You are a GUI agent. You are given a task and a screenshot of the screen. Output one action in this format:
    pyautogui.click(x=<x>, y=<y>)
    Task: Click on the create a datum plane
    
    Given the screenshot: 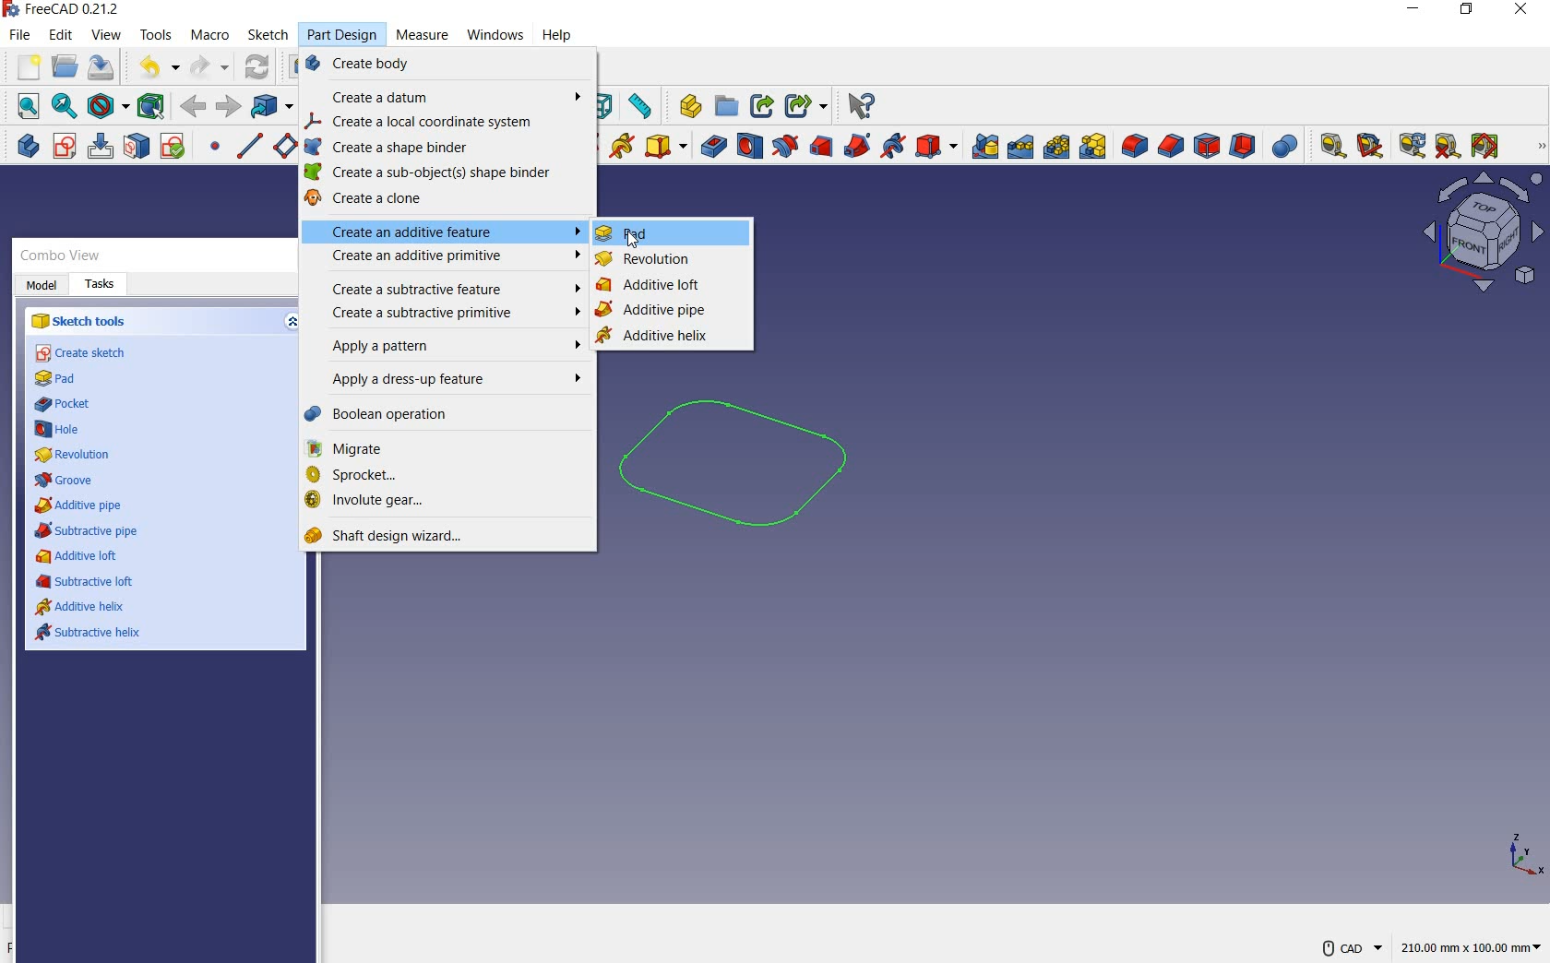 What is the action you would take?
    pyautogui.click(x=286, y=146)
    